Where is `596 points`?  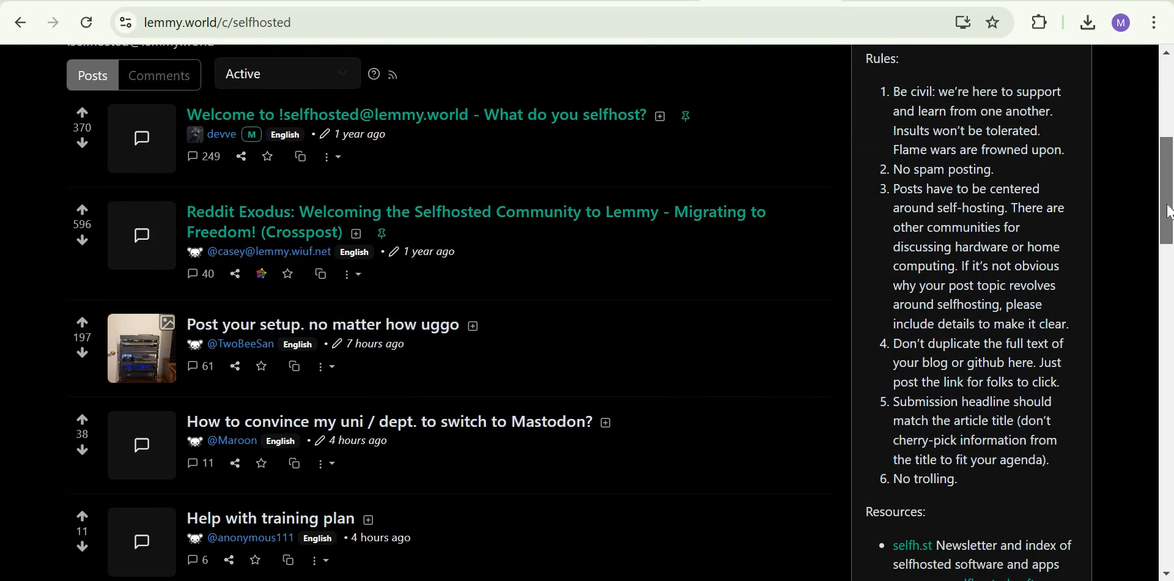
596 points is located at coordinates (84, 224).